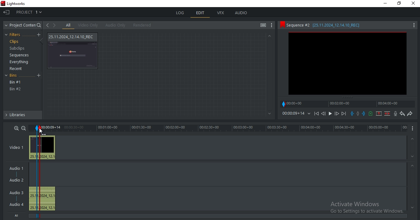  Describe the element at coordinates (330, 113) in the screenshot. I see `Play` at that location.